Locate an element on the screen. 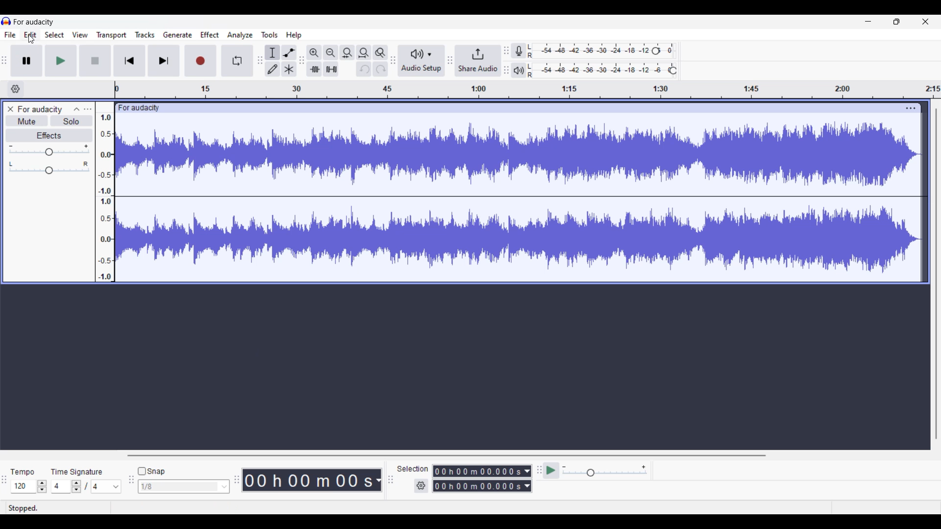 The width and height of the screenshot is (941, 529). Open menu is located at coordinates (88, 109).